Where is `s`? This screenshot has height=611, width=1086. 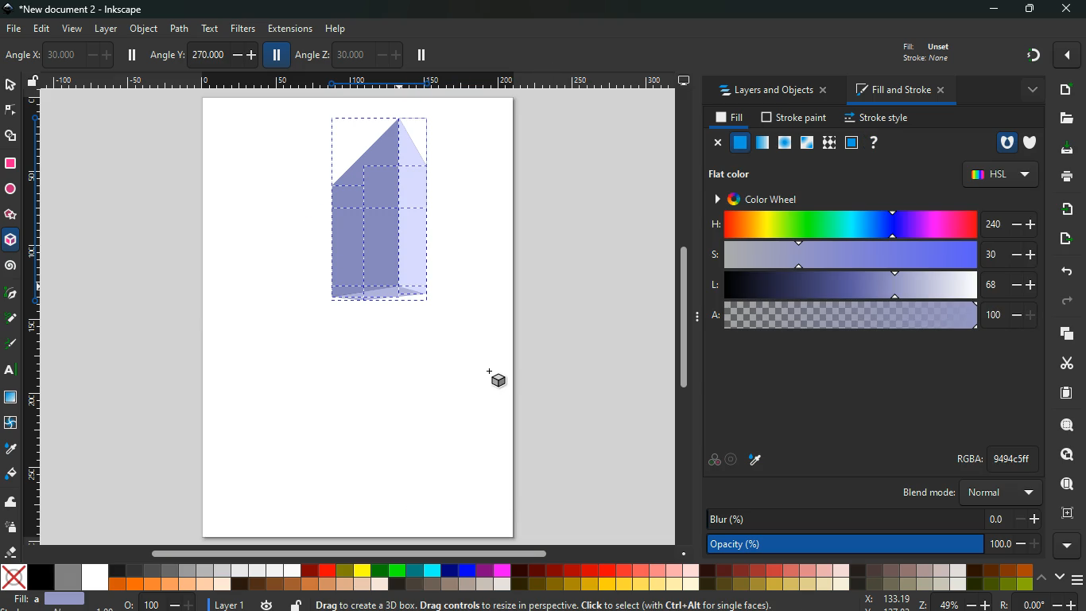
s is located at coordinates (874, 255).